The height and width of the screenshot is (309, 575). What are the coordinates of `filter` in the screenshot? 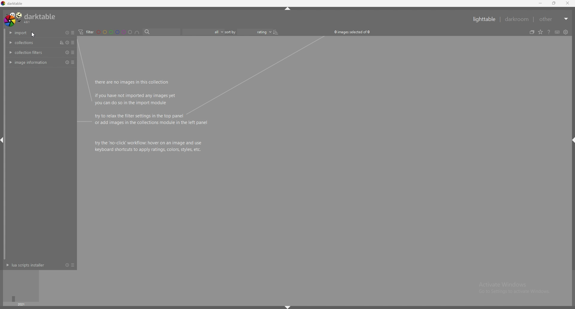 It's located at (86, 32).